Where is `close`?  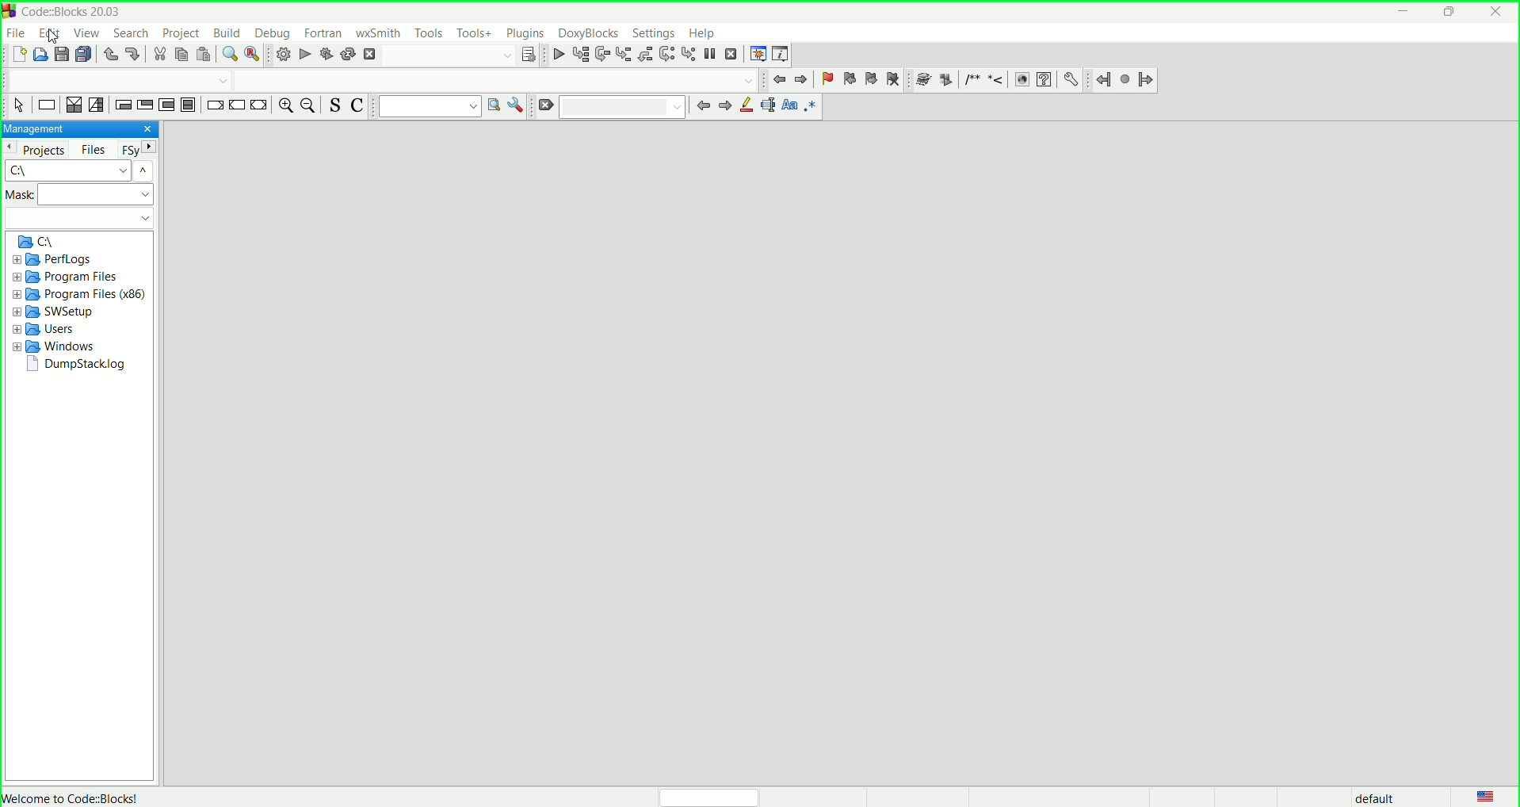
close is located at coordinates (145, 129).